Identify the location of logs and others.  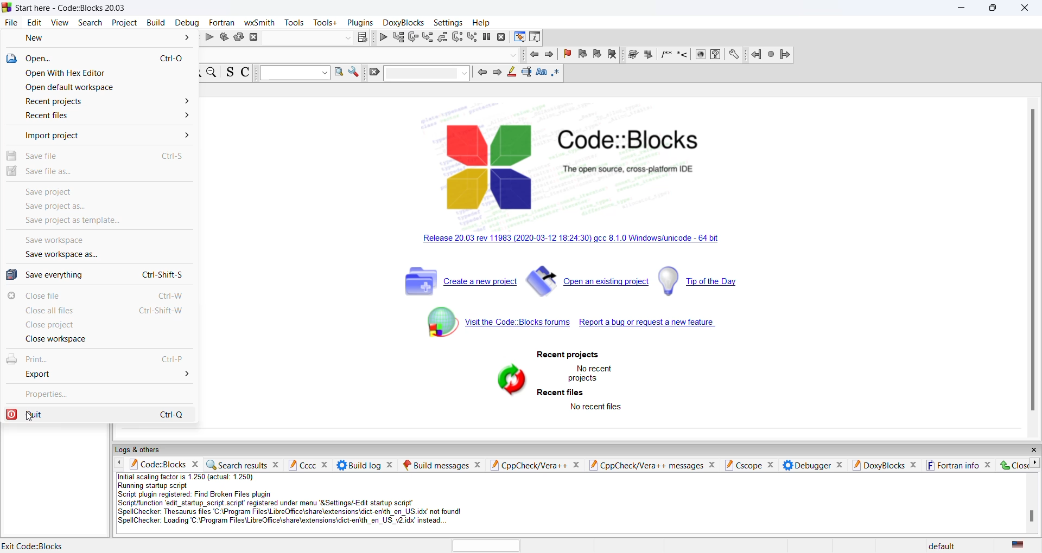
(143, 450).